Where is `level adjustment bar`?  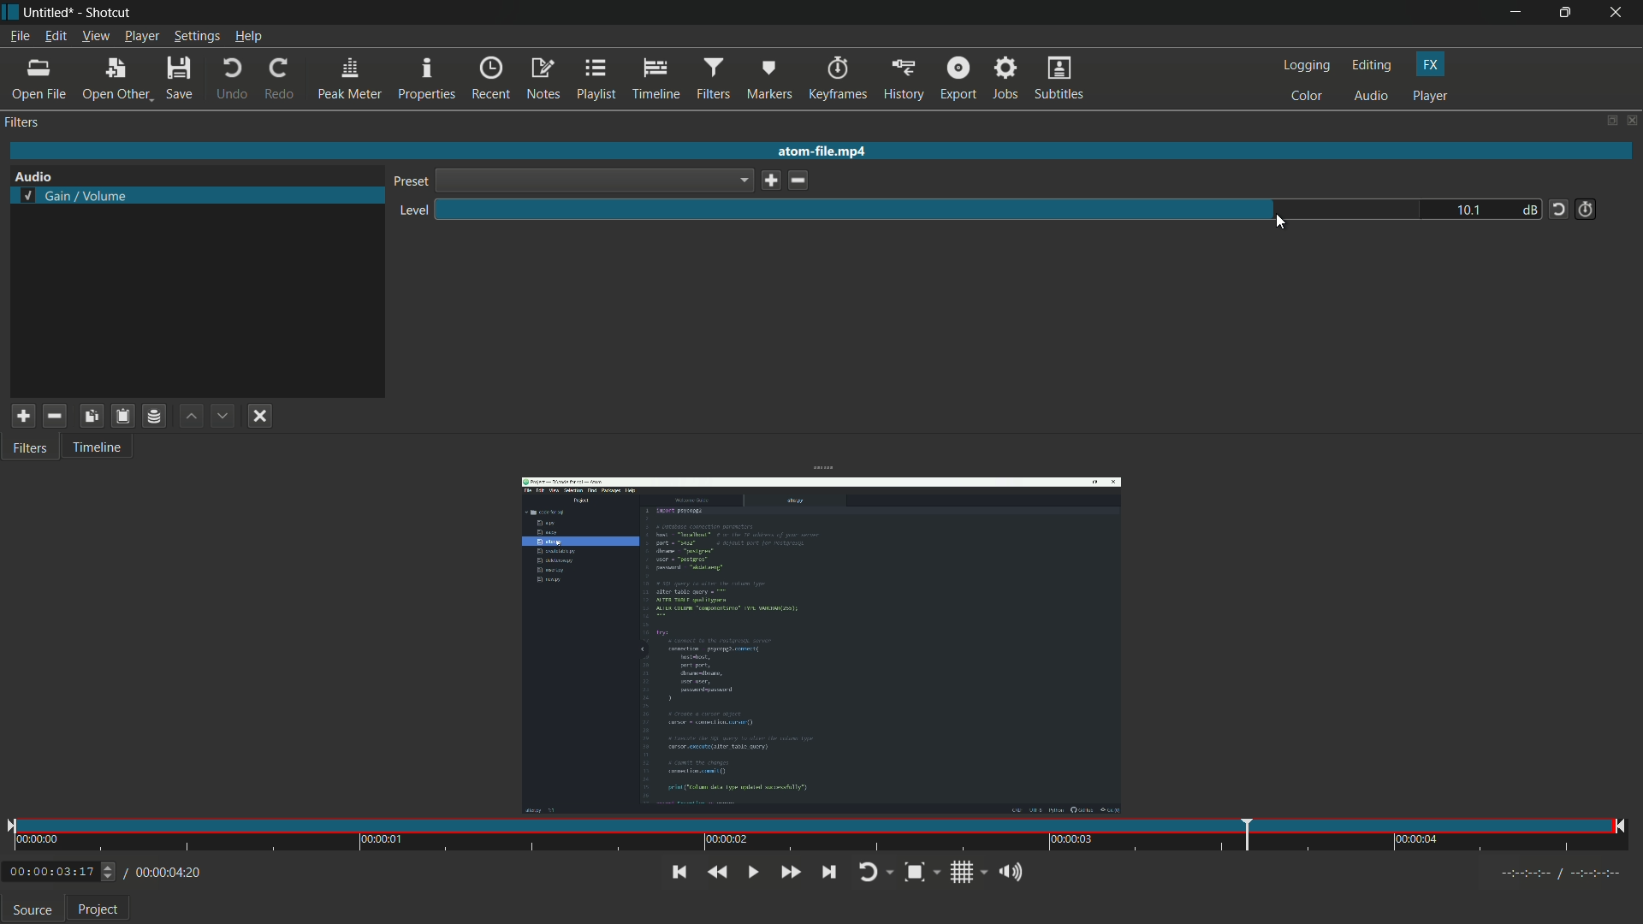
level adjustment bar is located at coordinates (928, 208).